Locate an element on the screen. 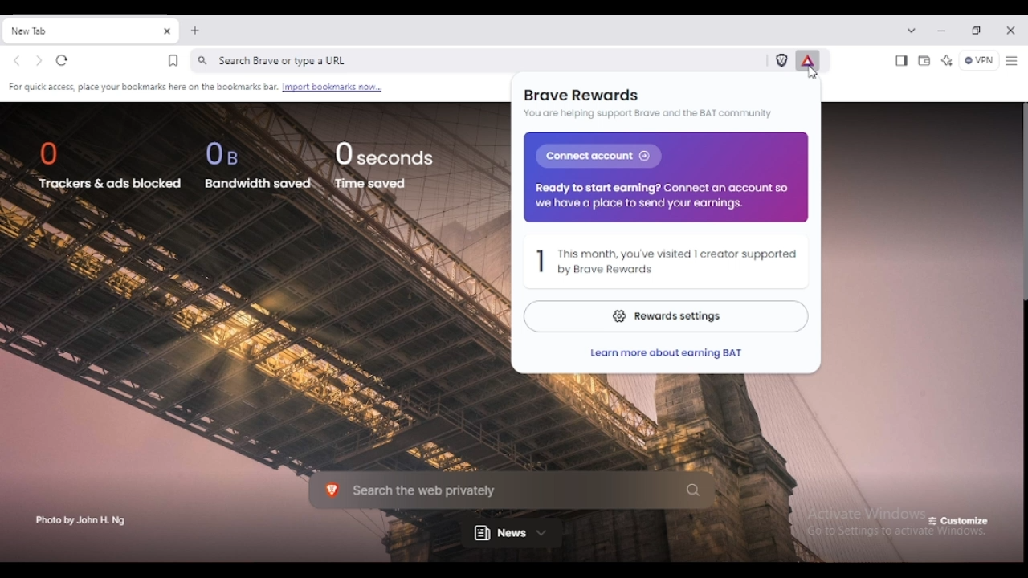  wallet is located at coordinates (924, 62).